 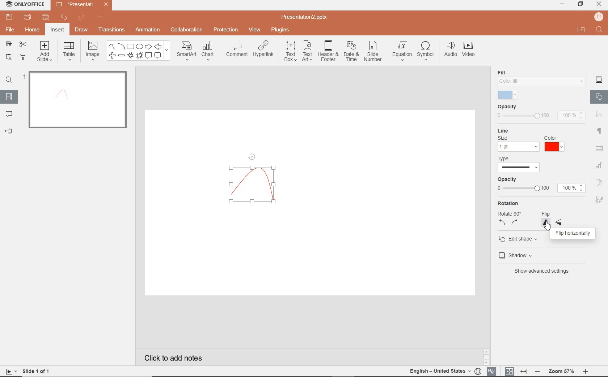 I want to click on TEXT LANGUAGE, so click(x=445, y=370).